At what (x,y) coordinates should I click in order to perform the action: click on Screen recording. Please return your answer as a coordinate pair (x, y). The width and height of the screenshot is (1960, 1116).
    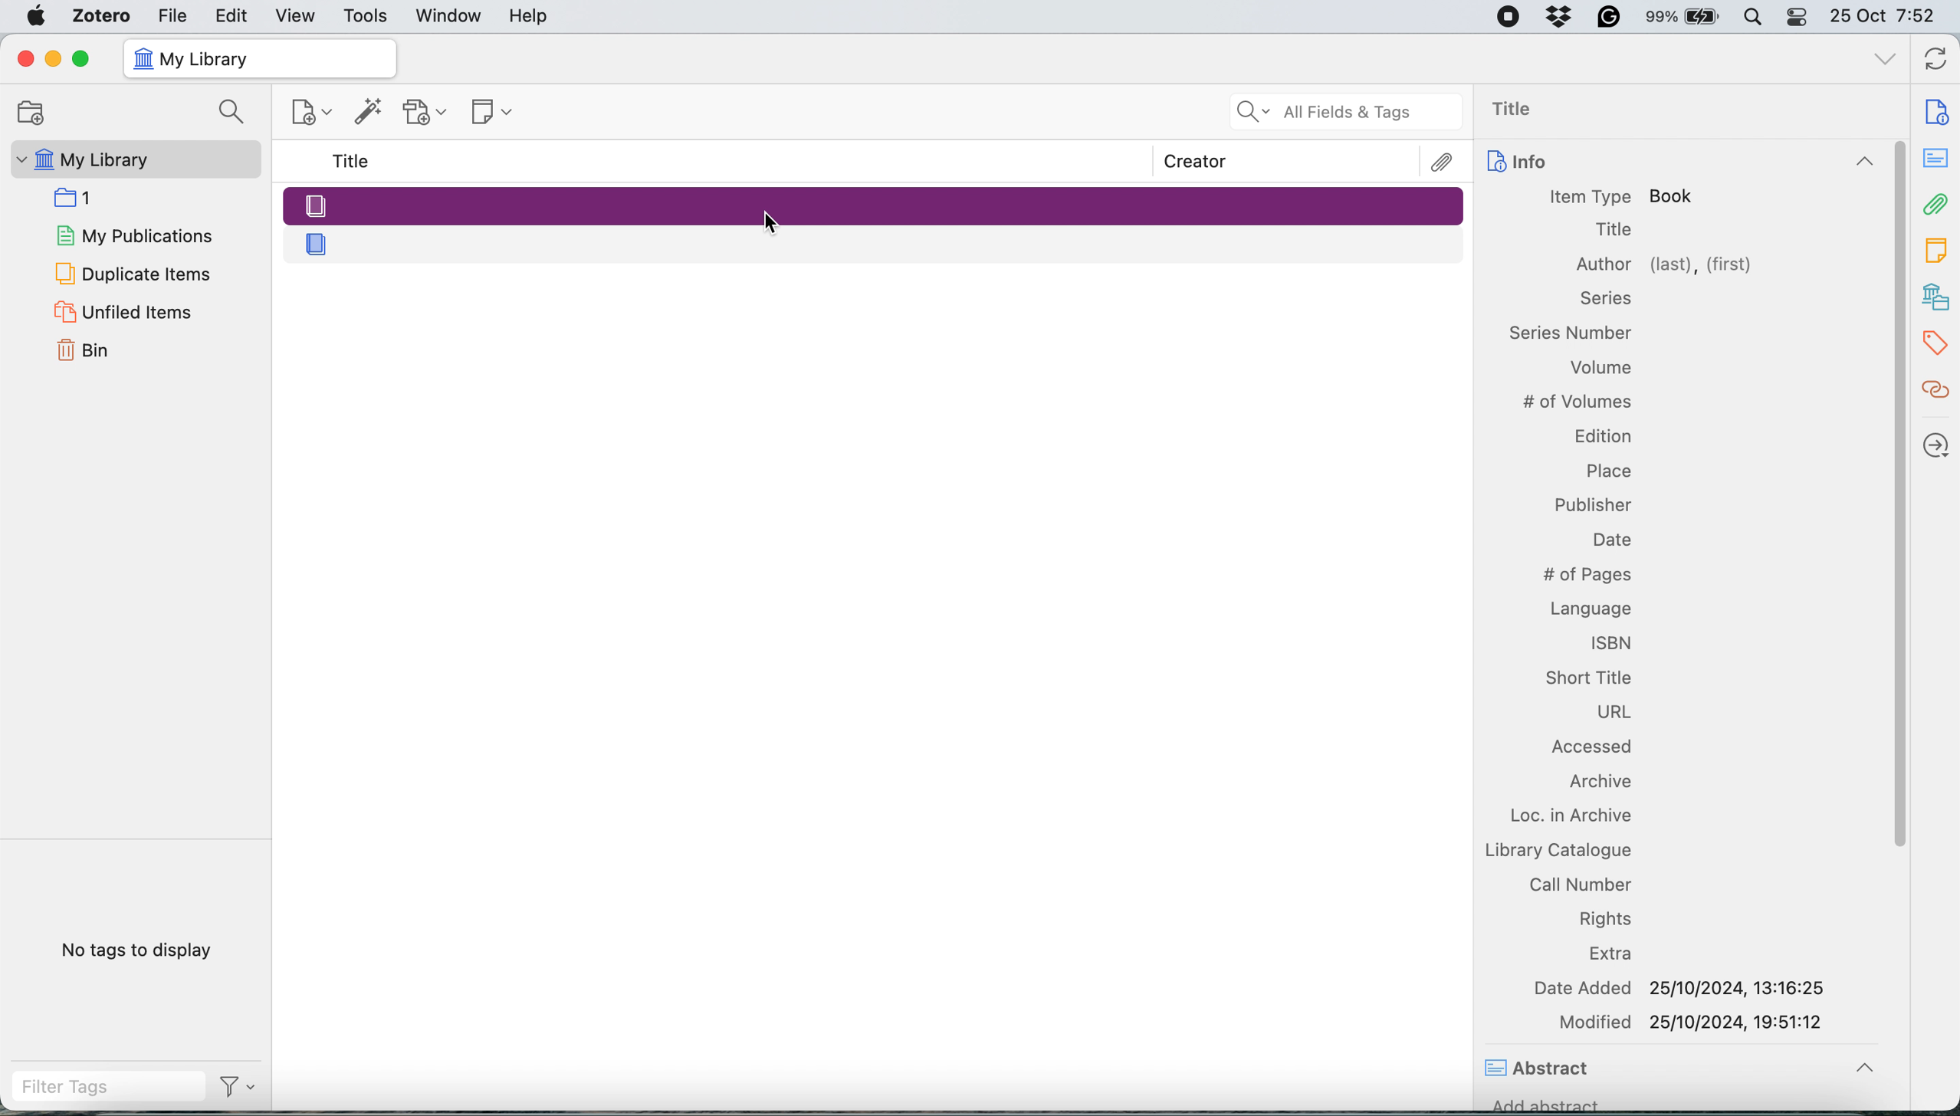
    Looking at the image, I should click on (1507, 18).